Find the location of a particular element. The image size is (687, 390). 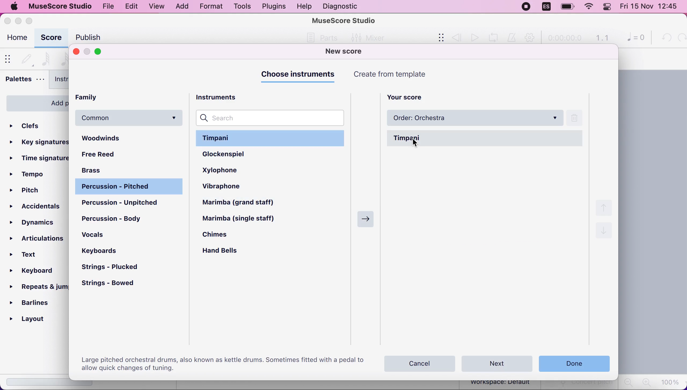

Large pitched orchestral drums, also known as kettle drums. Sometimes fitted with a pedal to allow quick changes of tuning. is located at coordinates (221, 363).